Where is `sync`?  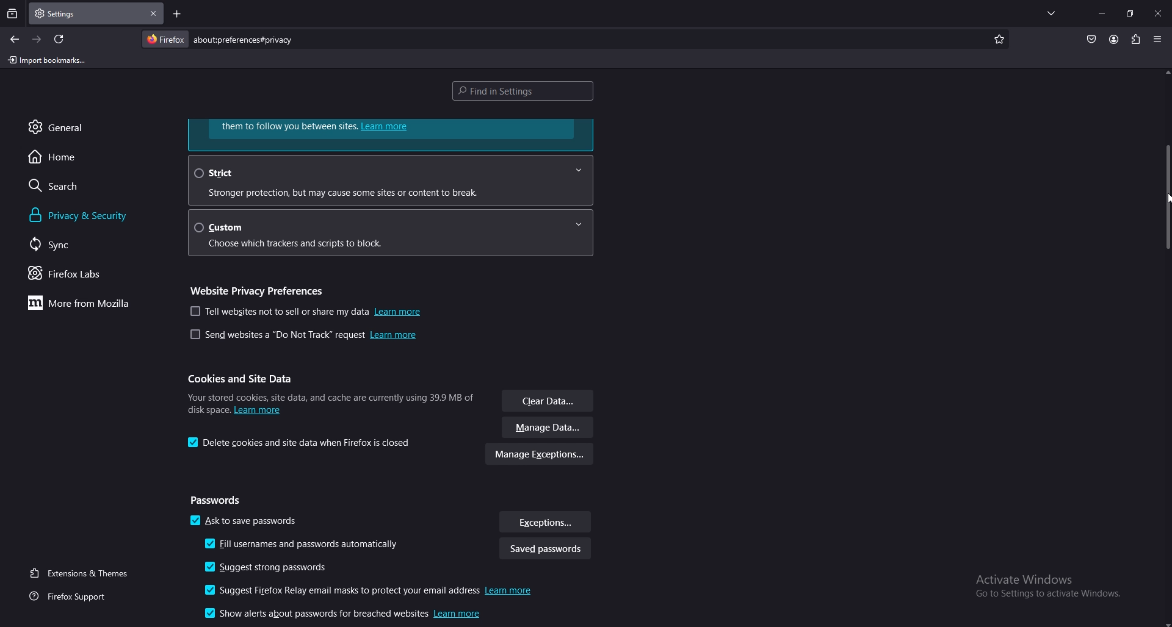 sync is located at coordinates (65, 245).